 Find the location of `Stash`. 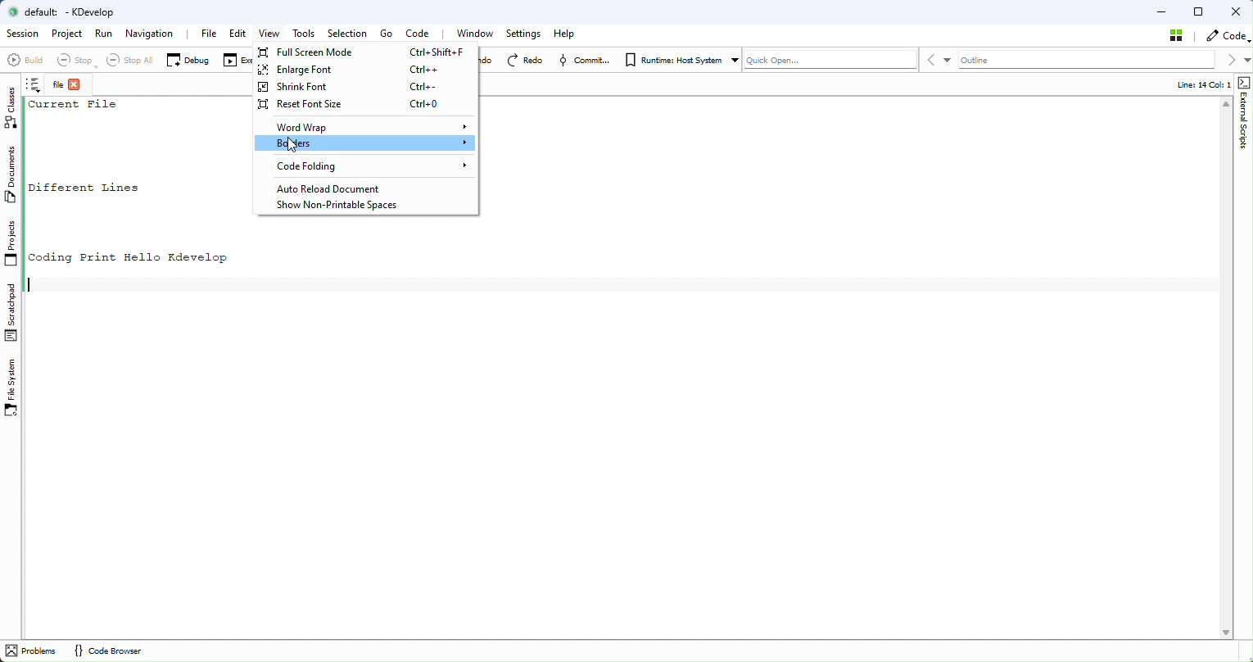

Stash is located at coordinates (1178, 35).